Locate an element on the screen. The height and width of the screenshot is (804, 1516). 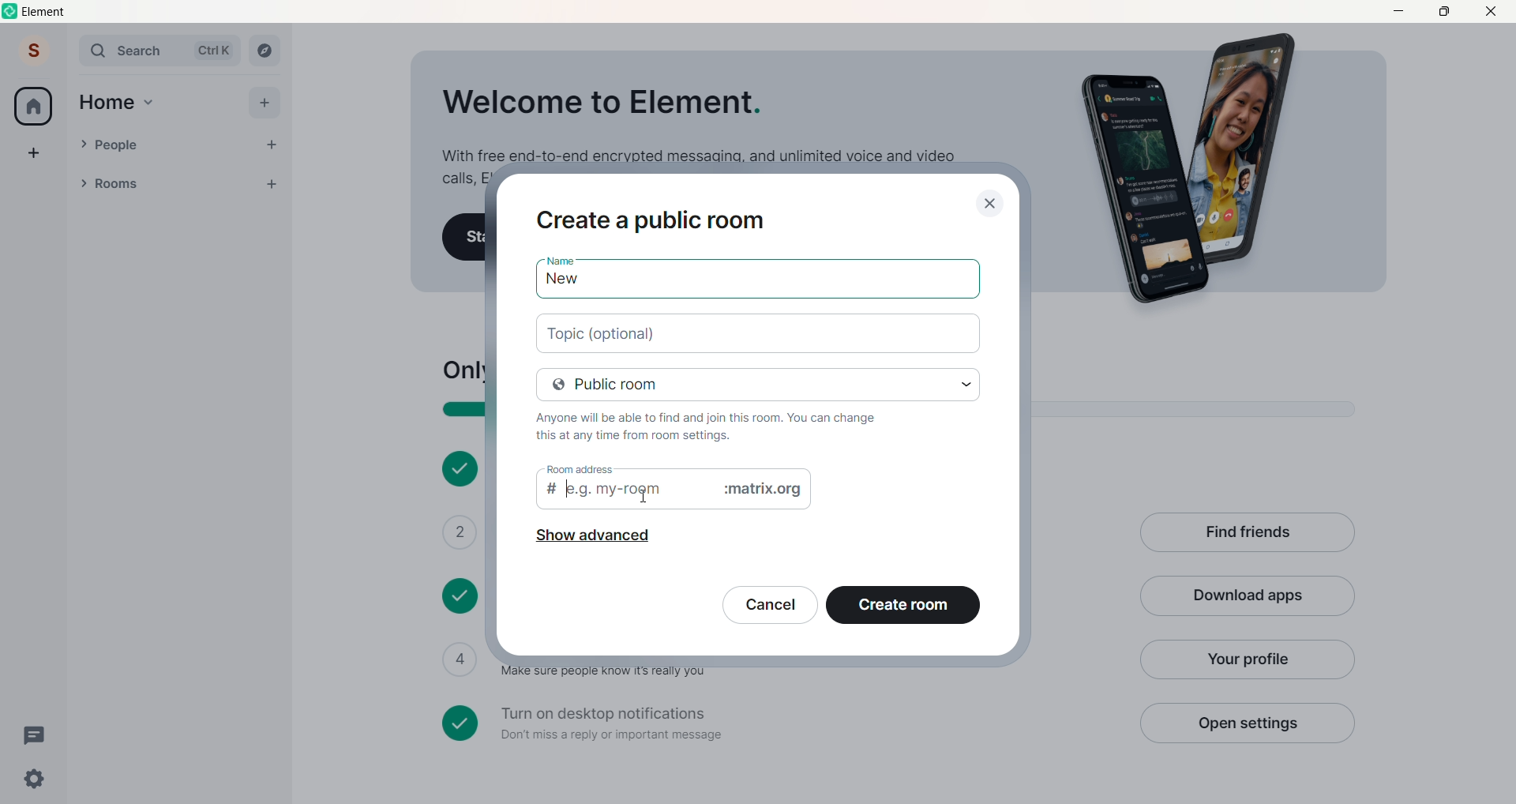
Add People is located at coordinates (272, 145).